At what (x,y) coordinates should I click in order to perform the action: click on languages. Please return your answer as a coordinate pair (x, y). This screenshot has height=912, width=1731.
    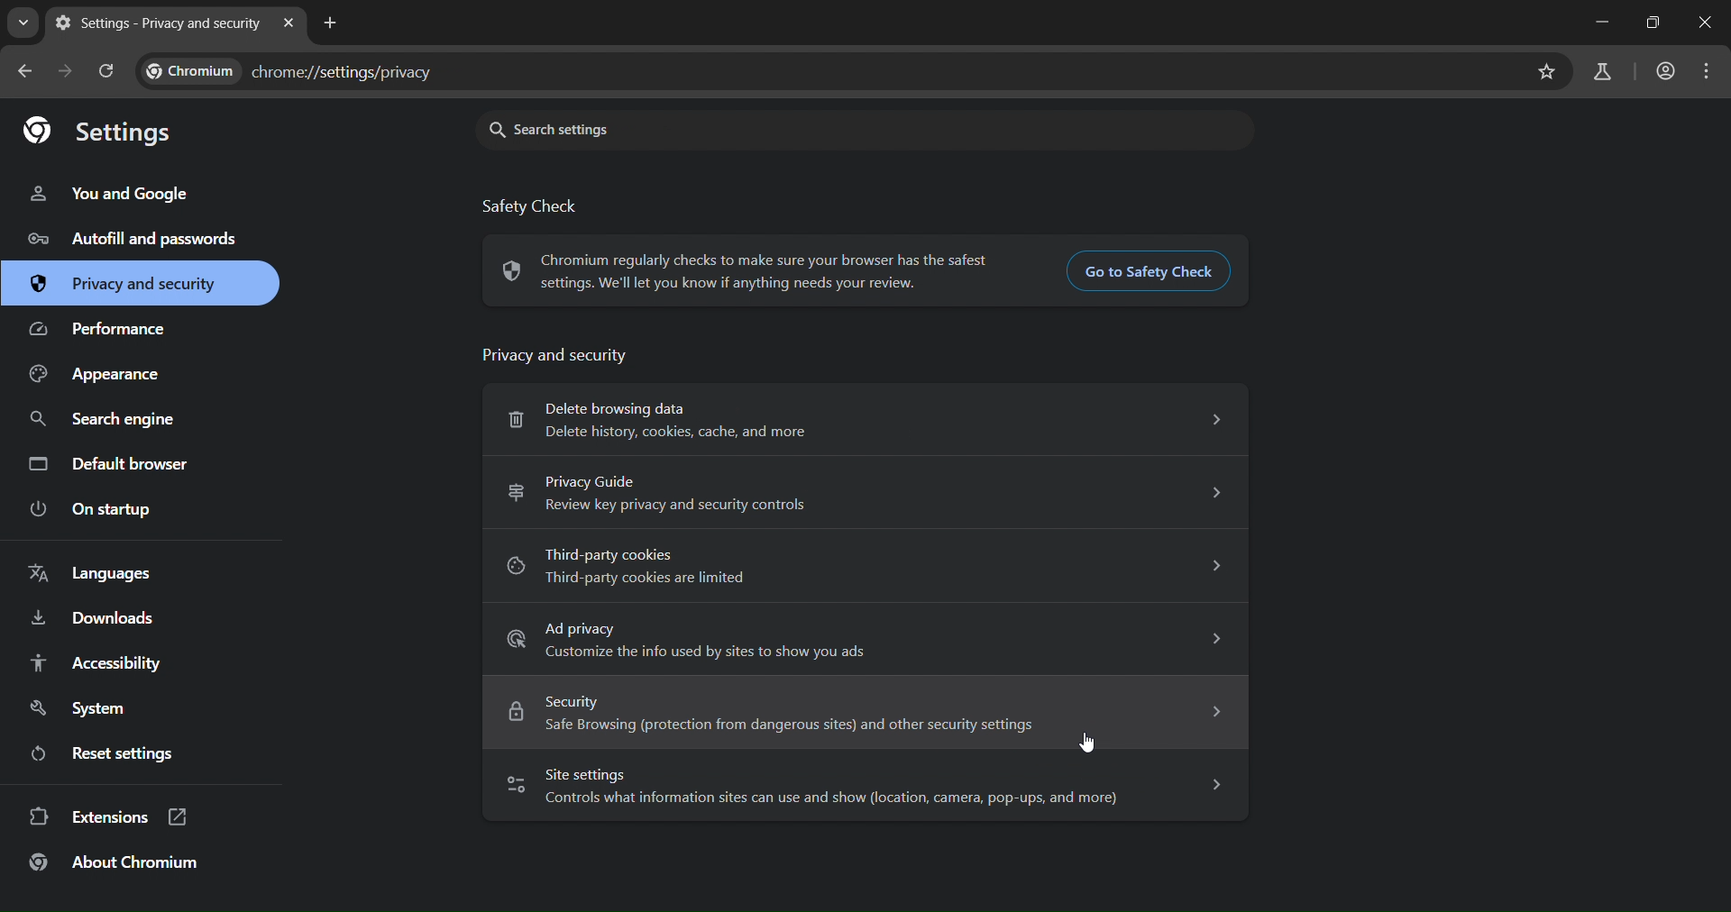
    Looking at the image, I should click on (104, 575).